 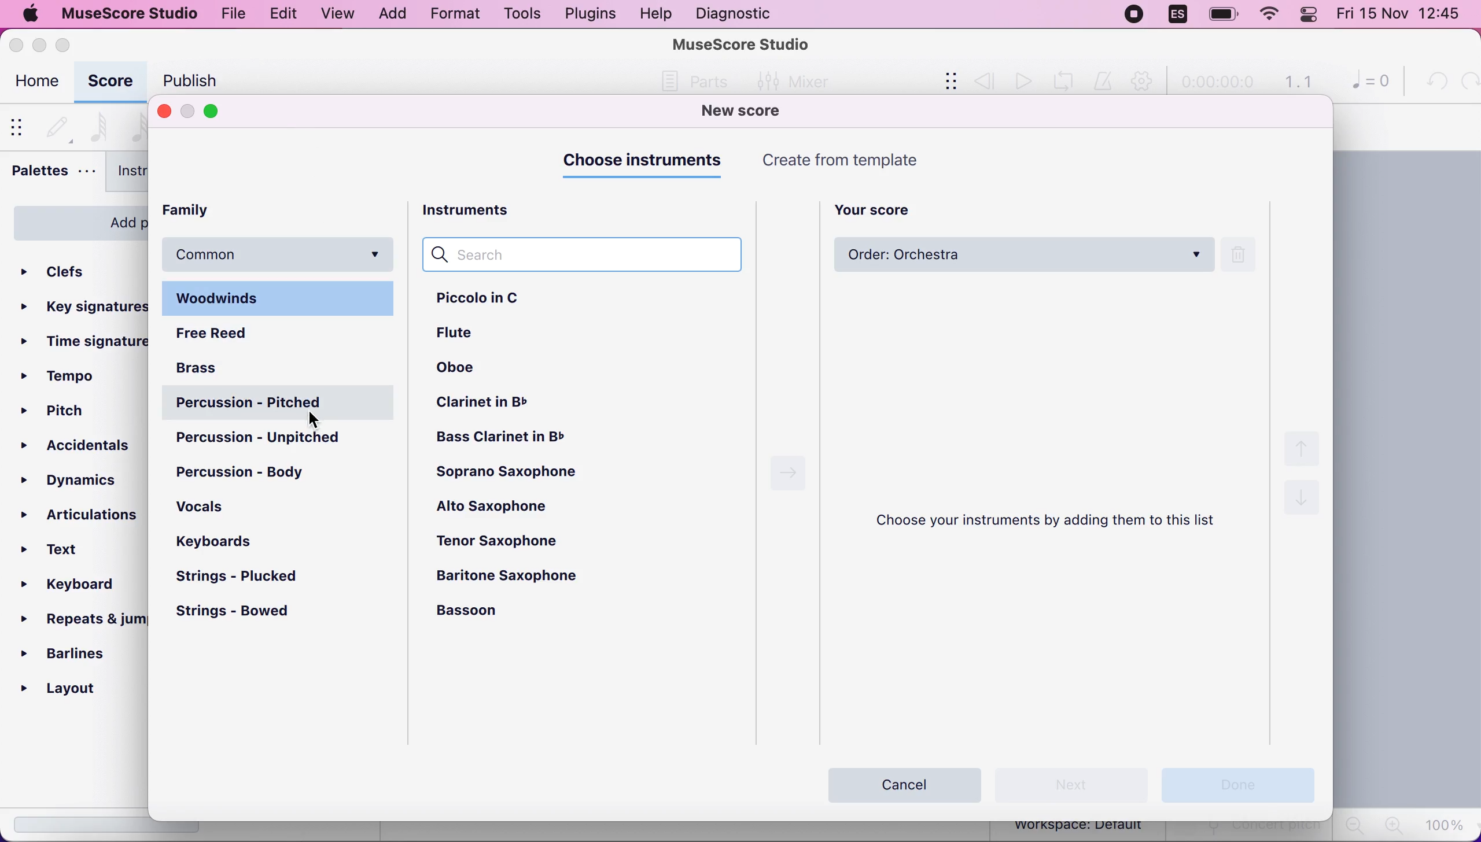 I want to click on search, so click(x=588, y=256).